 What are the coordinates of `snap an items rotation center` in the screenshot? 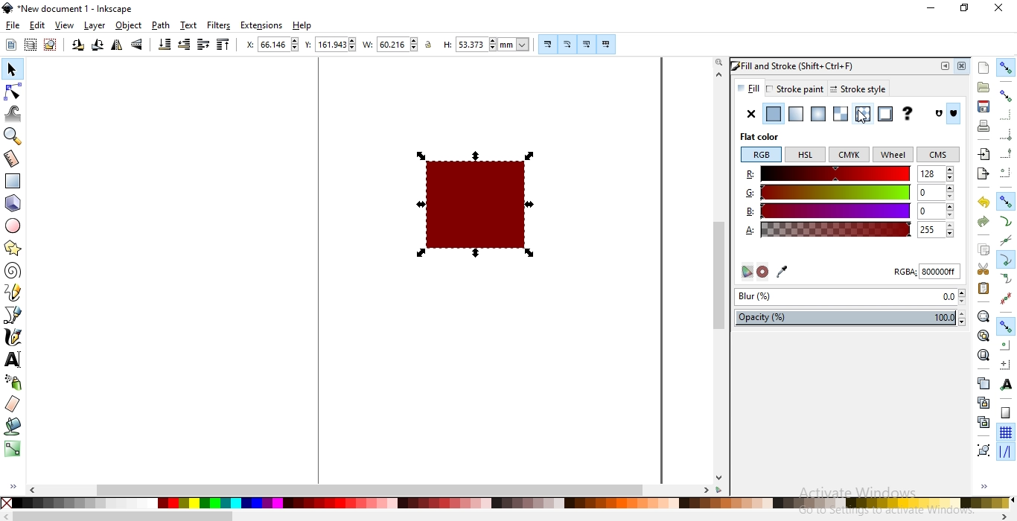 It's located at (1004, 362).